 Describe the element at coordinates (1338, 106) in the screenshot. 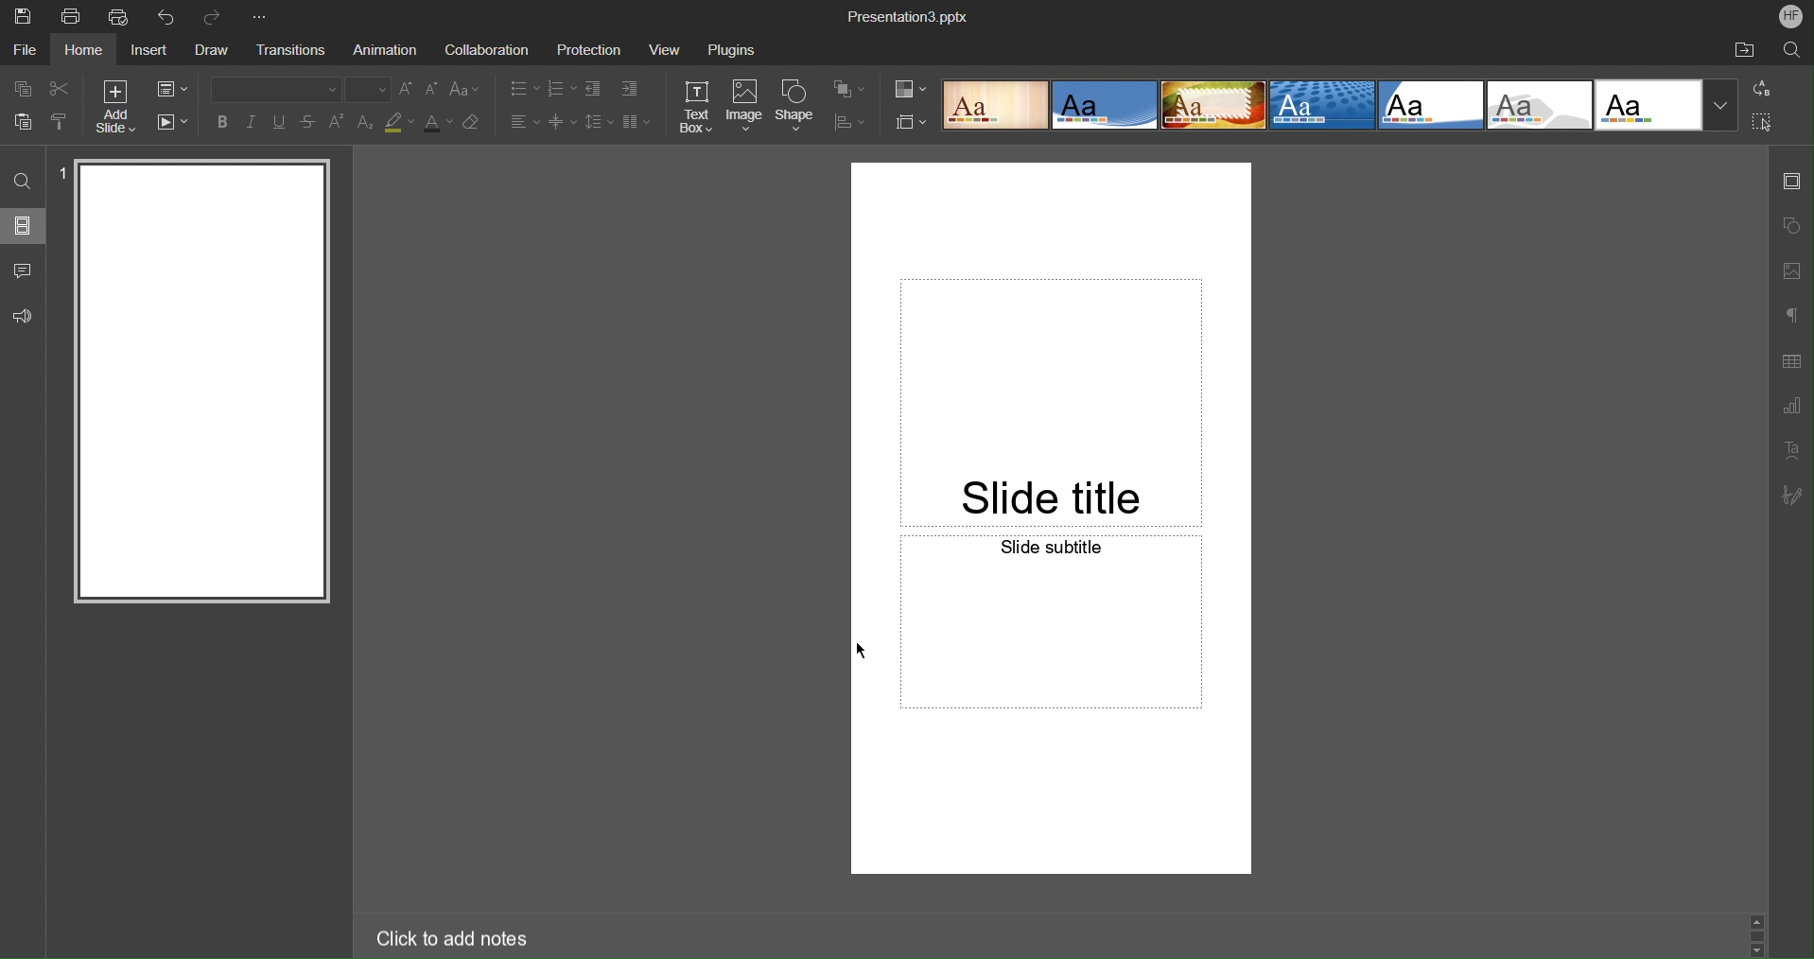

I see `Slide Templates` at that location.